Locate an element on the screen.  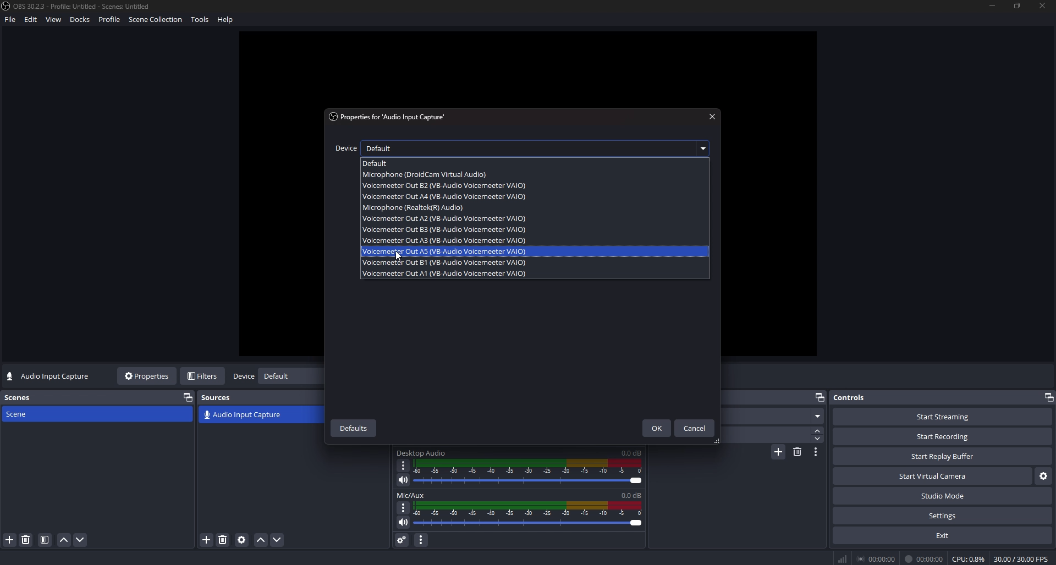
minimise is located at coordinates (1047, 396).